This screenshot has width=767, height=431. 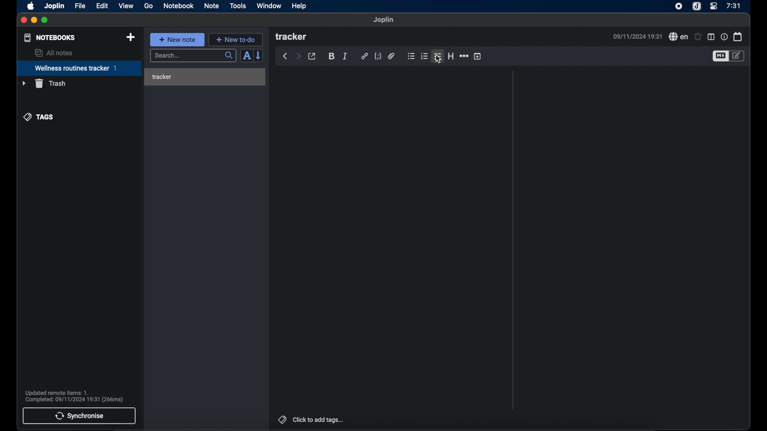 I want to click on toggle sort order field, so click(x=246, y=55).